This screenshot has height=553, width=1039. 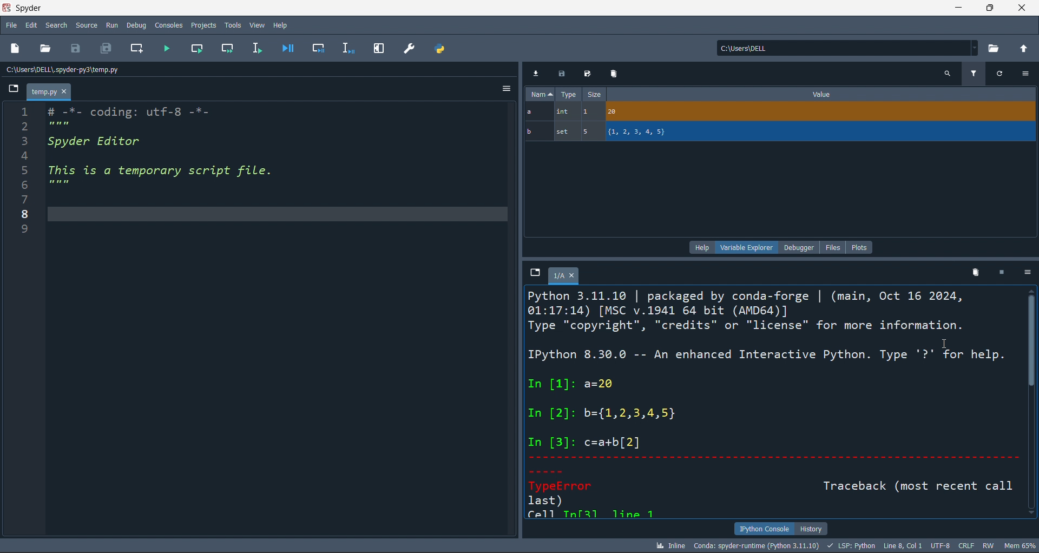 I want to click on refresh , so click(x=998, y=73).